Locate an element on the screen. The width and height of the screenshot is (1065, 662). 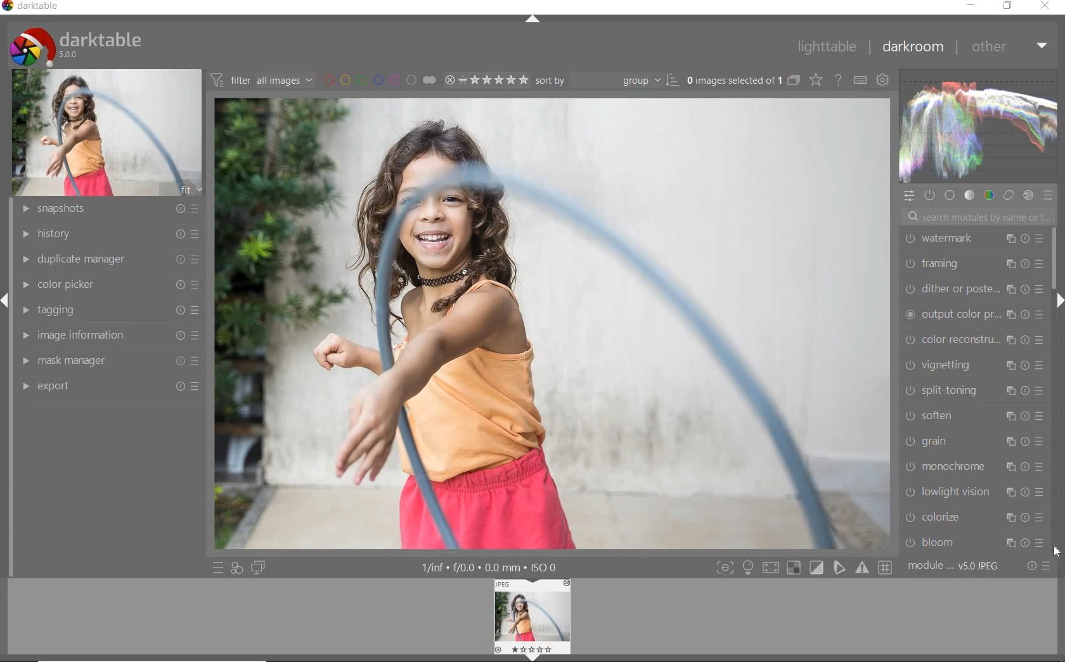
quick access to preset is located at coordinates (218, 567).